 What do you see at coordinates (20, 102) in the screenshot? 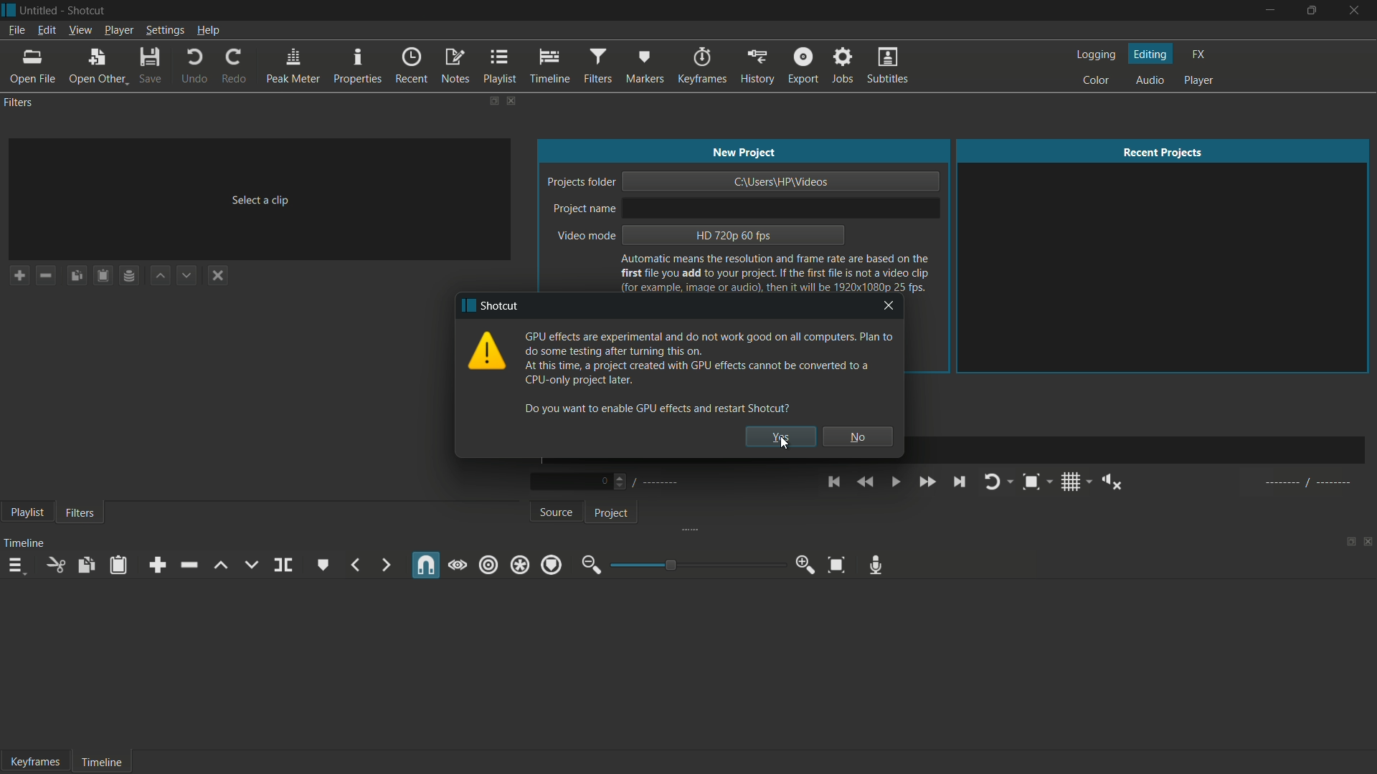
I see `filters` at bounding box center [20, 102].